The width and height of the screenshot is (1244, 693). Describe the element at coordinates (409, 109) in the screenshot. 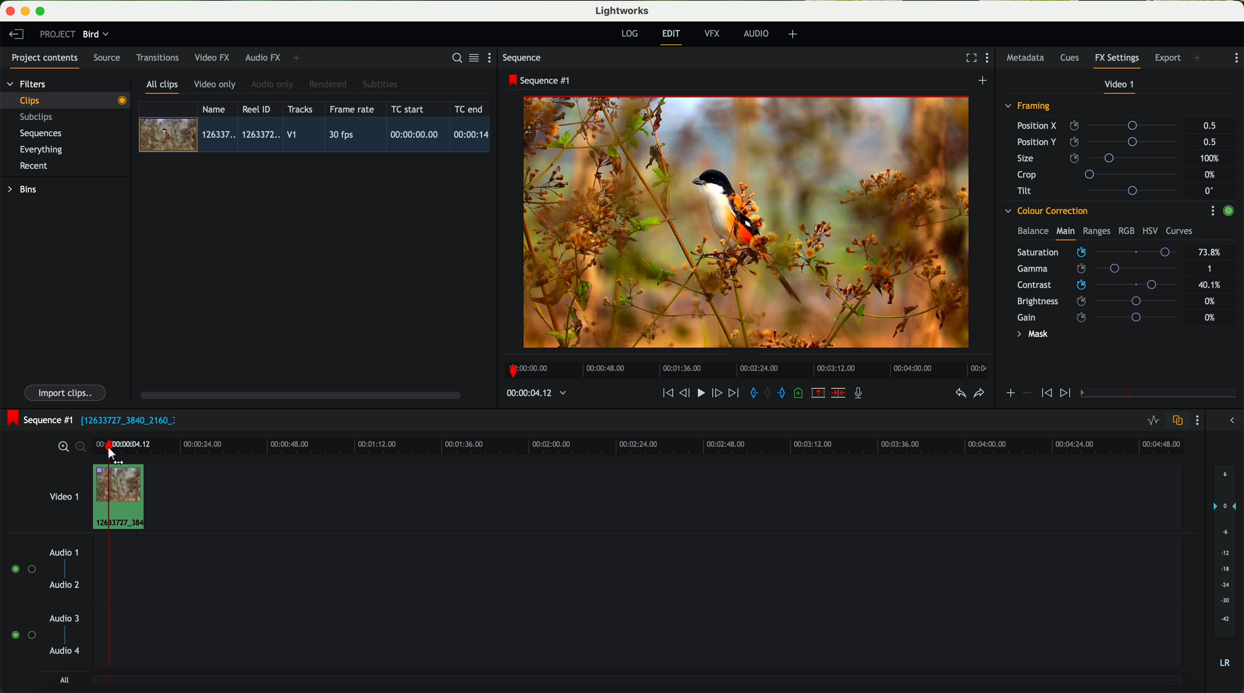

I see `TC start` at that location.